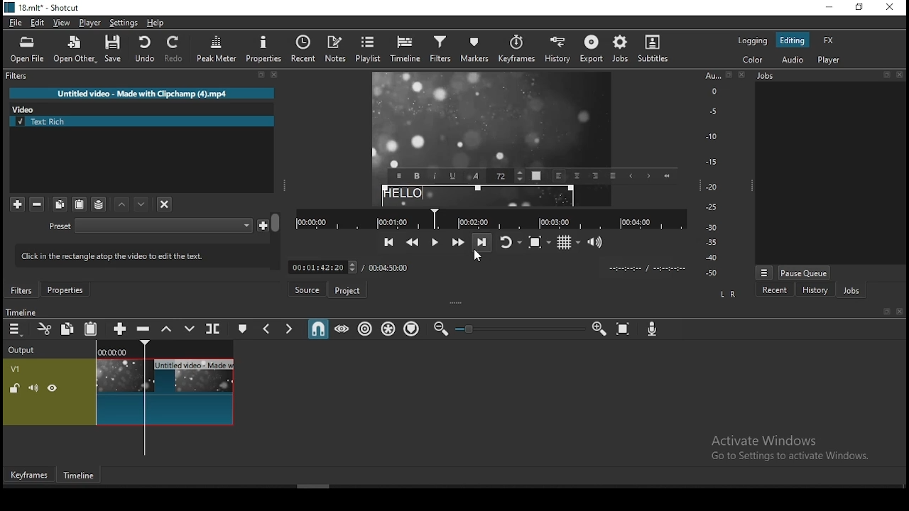 This screenshot has height=511, width=909. Describe the element at coordinates (577, 176) in the screenshot. I see `Center Align` at that location.